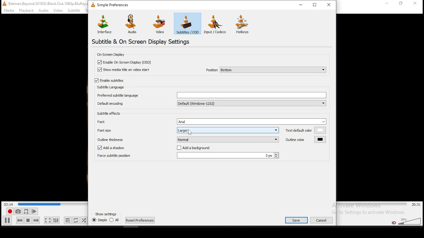  I want to click on elapsed time, so click(9, 204).